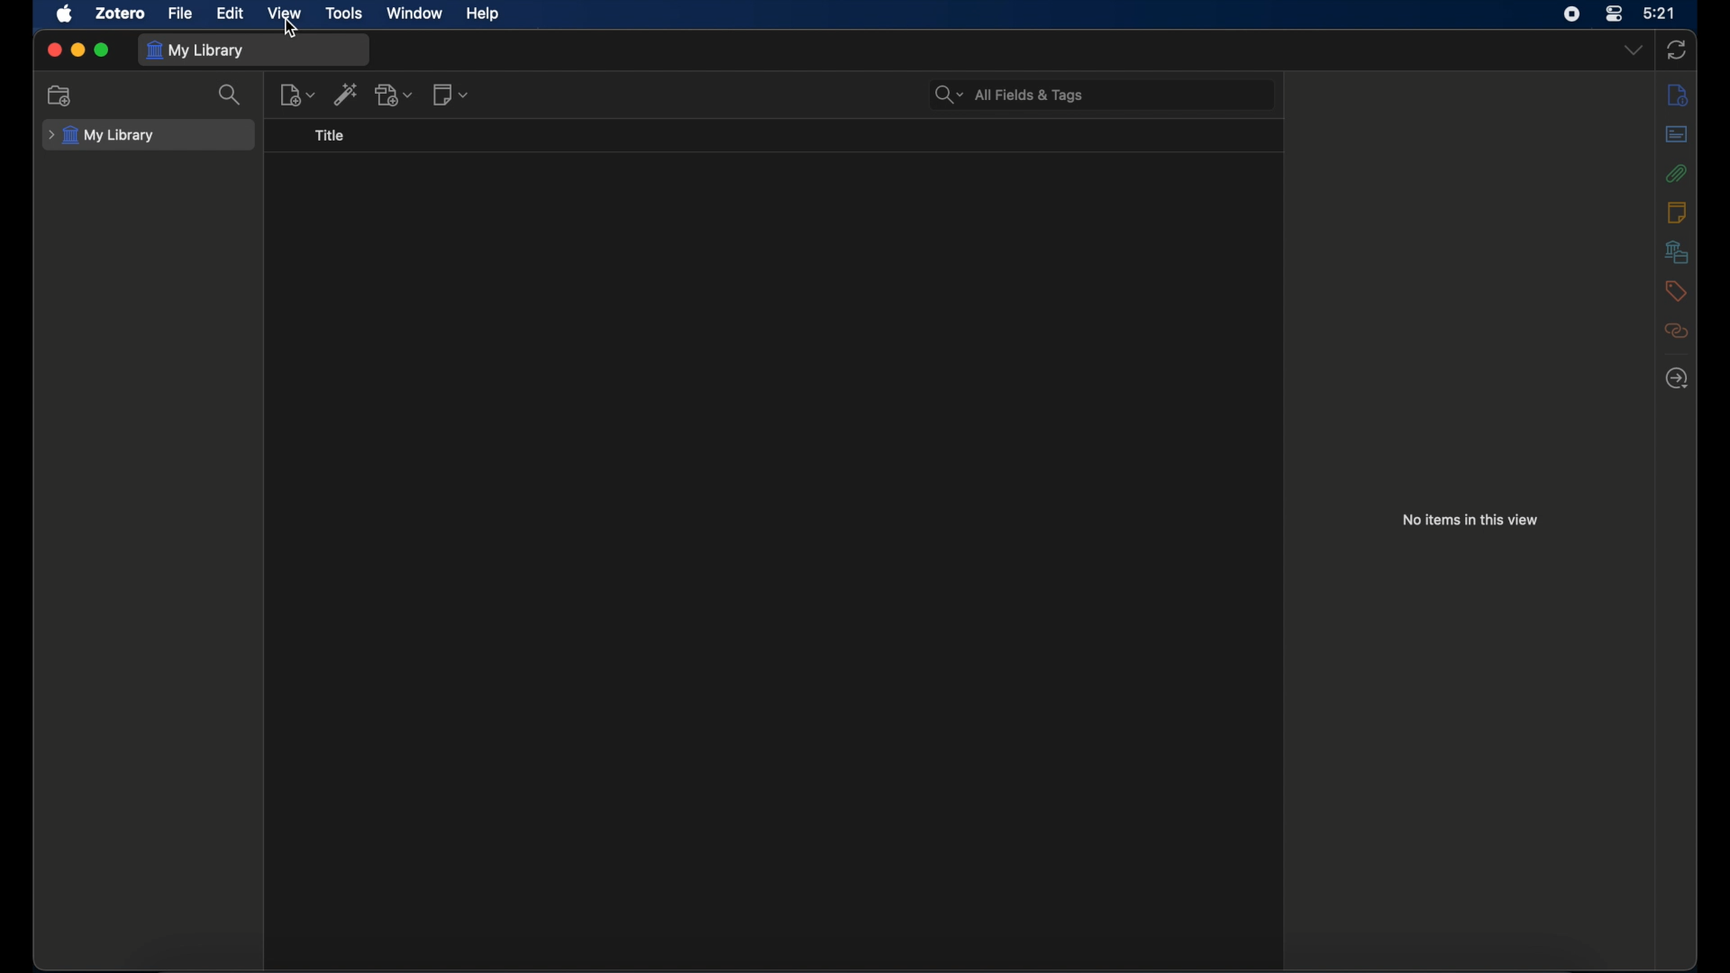 The width and height of the screenshot is (1730, 973). What do you see at coordinates (1677, 379) in the screenshot?
I see `locate` at bounding box center [1677, 379].